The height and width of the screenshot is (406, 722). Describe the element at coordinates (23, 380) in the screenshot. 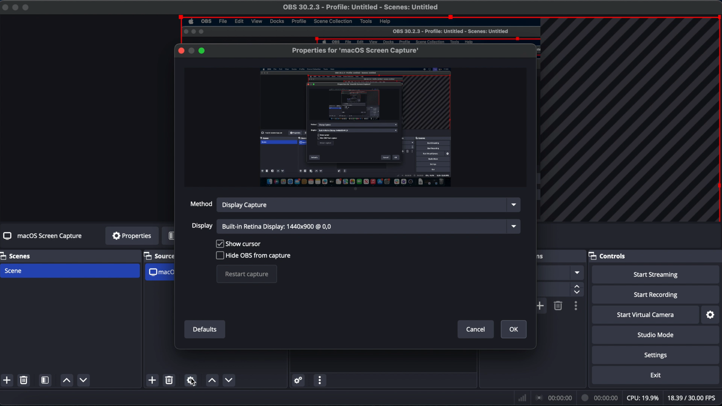

I see `remove selected` at that location.